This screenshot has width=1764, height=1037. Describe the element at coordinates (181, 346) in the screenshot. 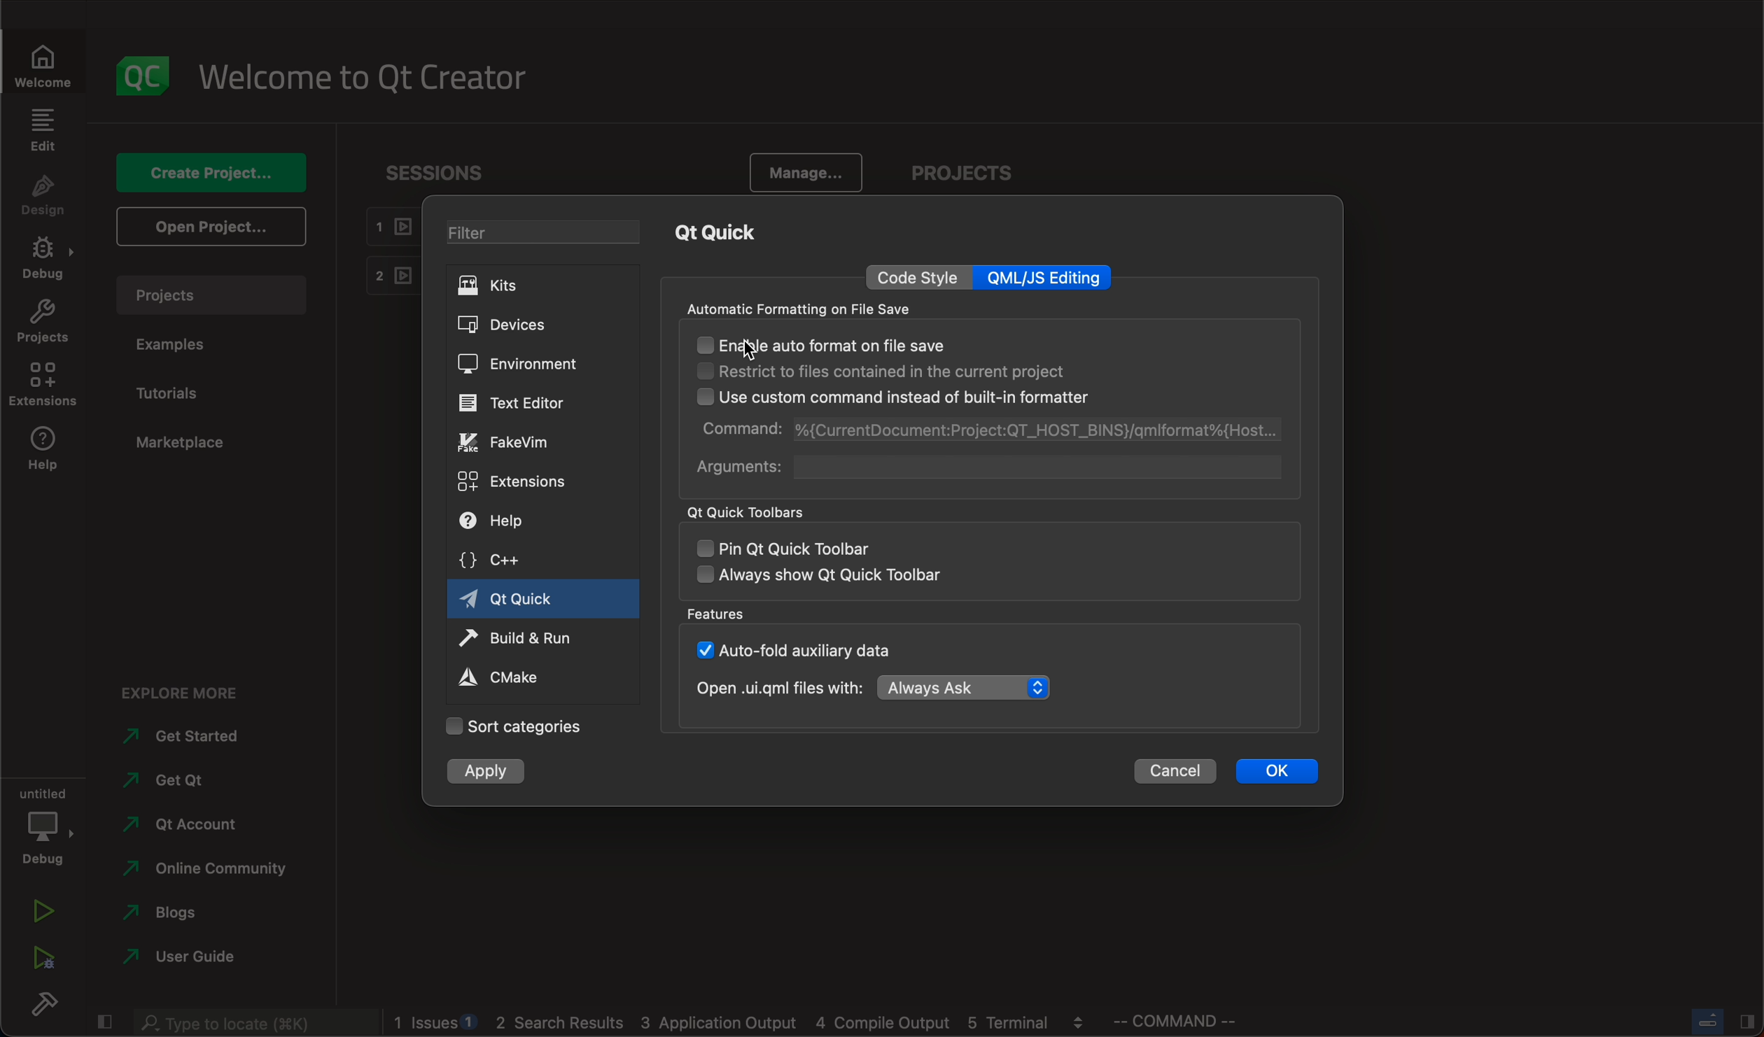

I see `examples` at that location.